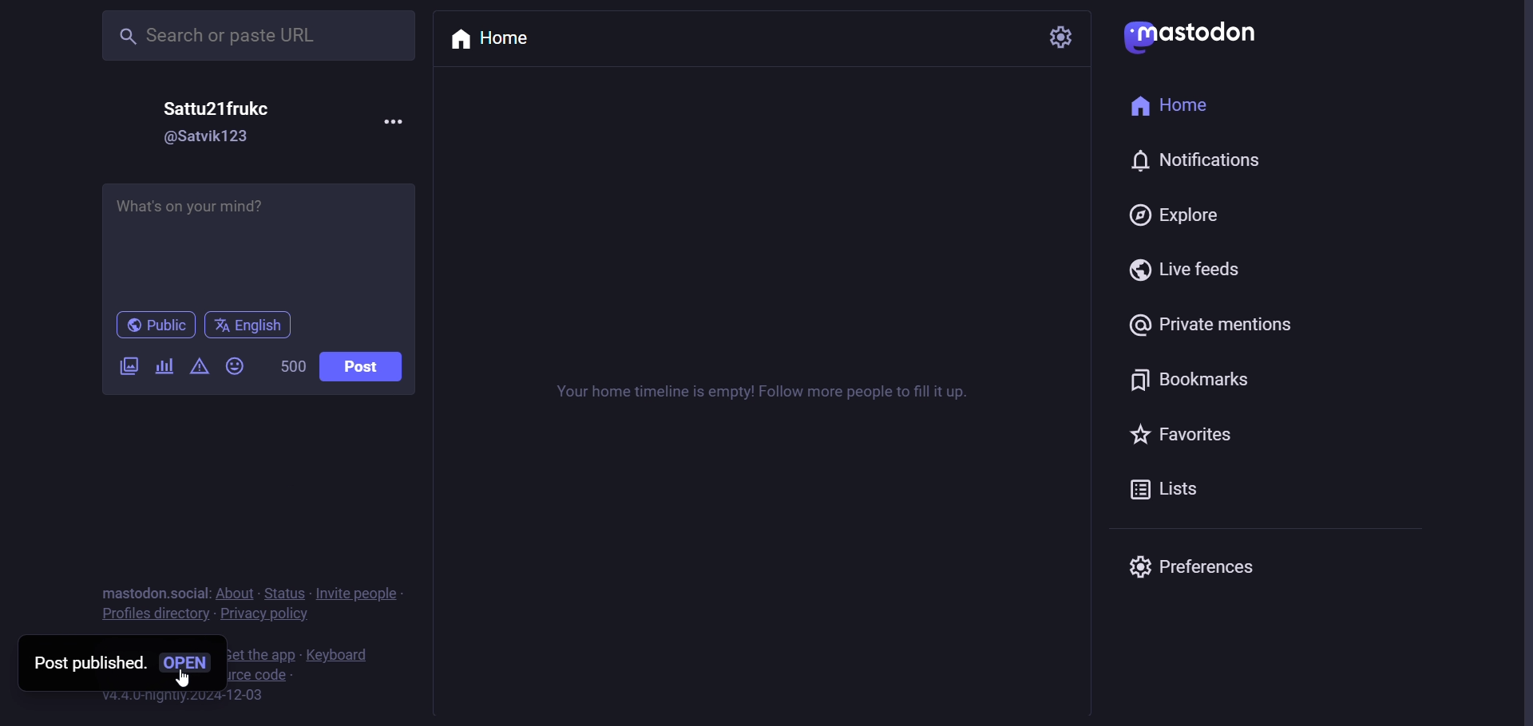  Describe the element at coordinates (153, 617) in the screenshot. I see `profiles directory` at that location.